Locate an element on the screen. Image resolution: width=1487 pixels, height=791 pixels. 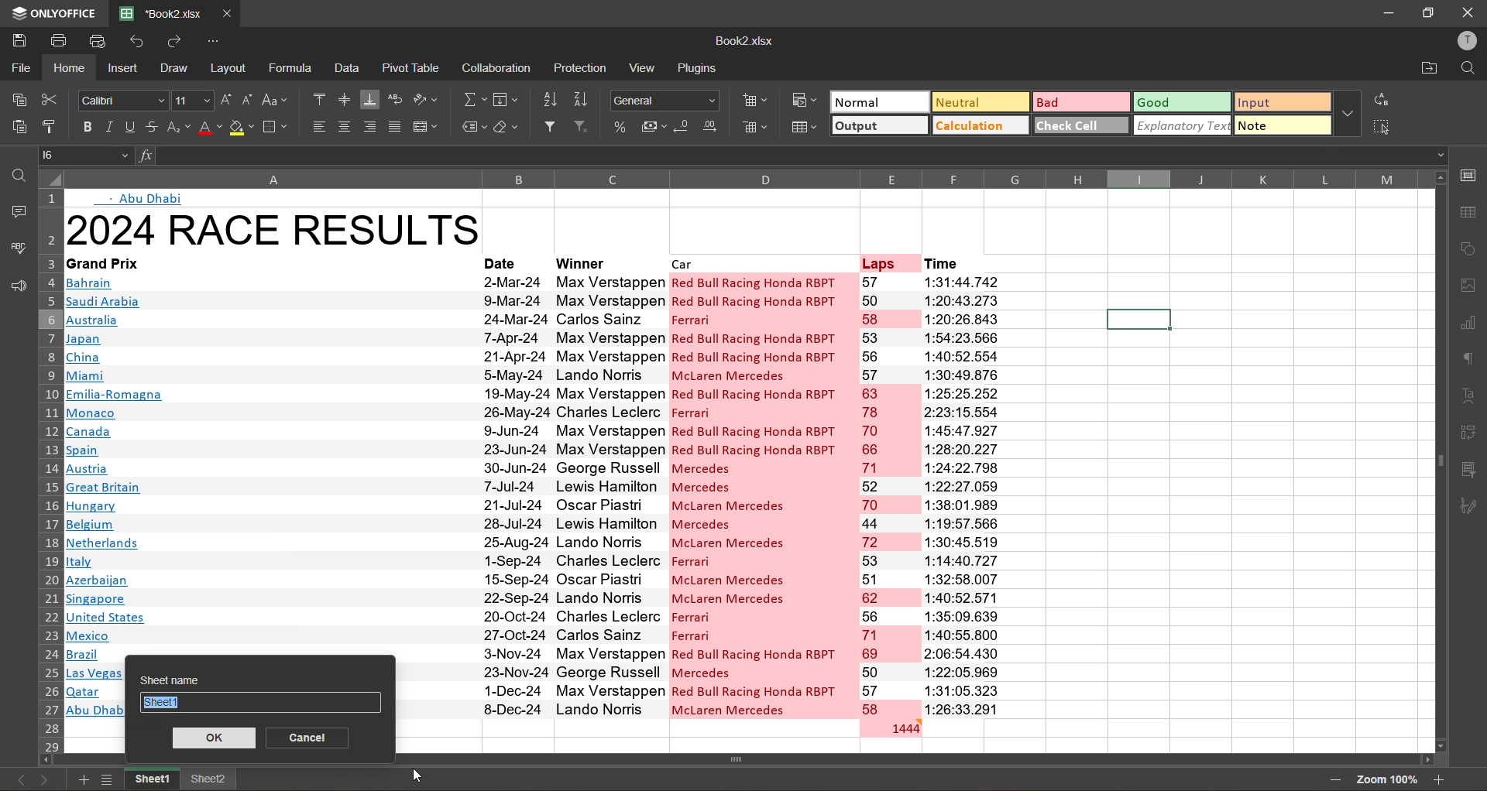
cut is located at coordinates (51, 99).